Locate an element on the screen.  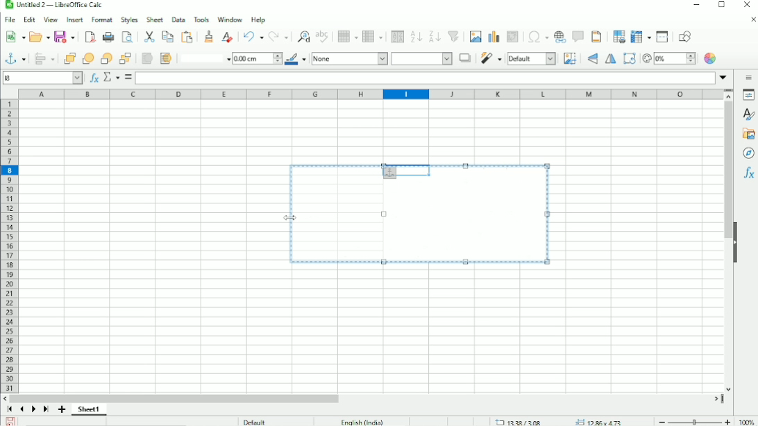
Add sheet is located at coordinates (62, 409).